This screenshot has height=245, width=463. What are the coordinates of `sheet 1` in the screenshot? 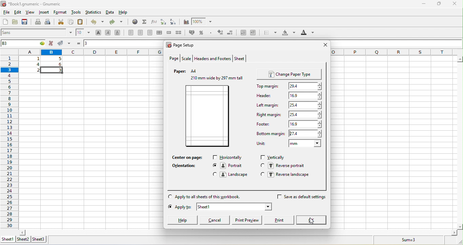 It's located at (7, 239).